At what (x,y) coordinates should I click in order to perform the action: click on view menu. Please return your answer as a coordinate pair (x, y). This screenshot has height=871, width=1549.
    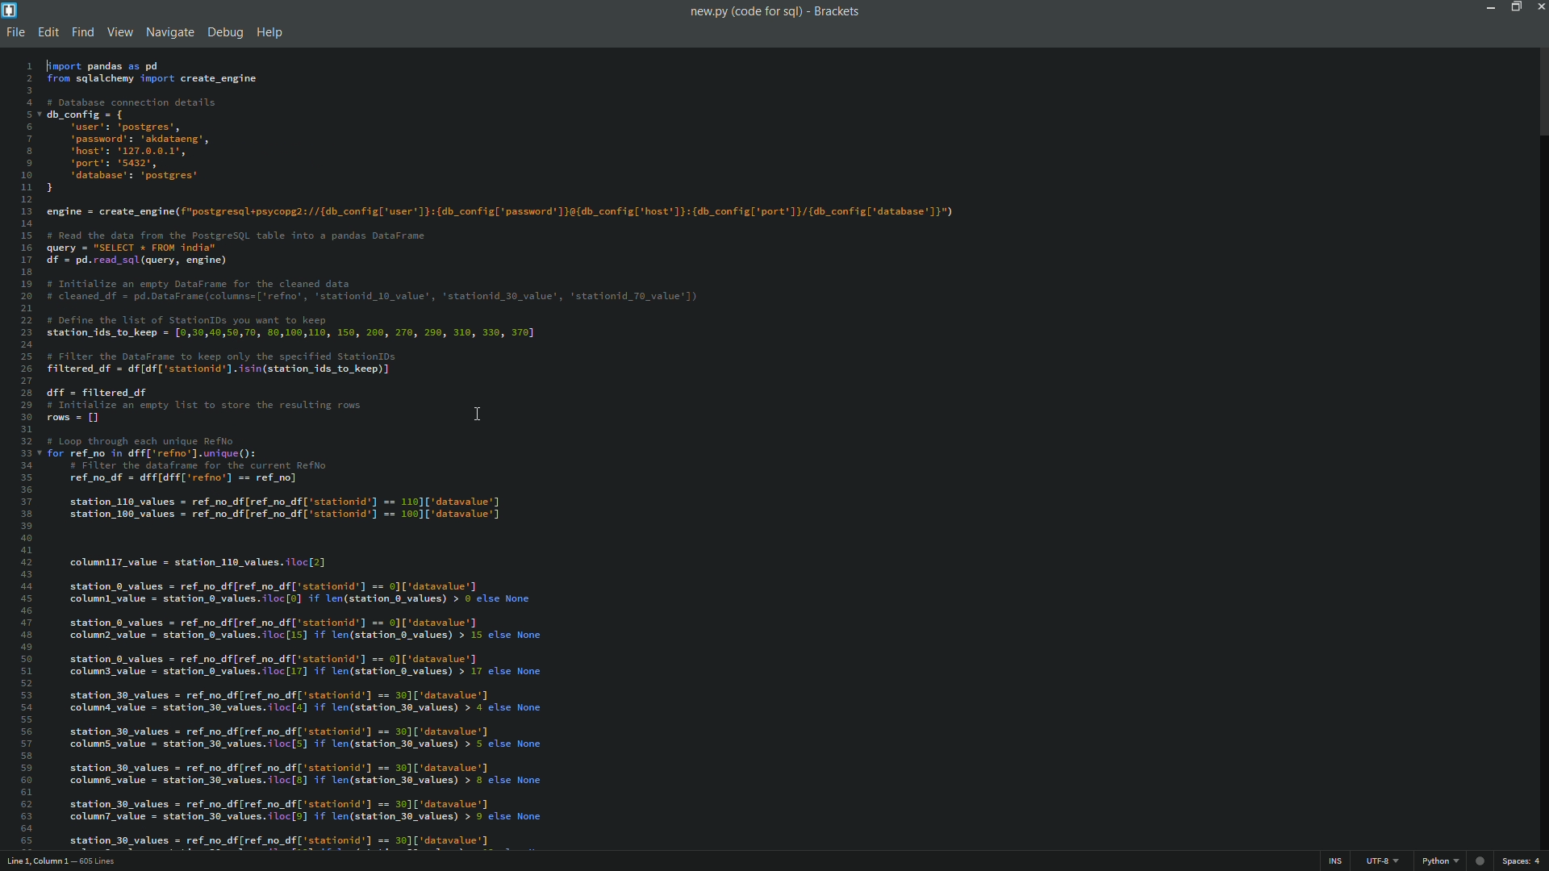
    Looking at the image, I should click on (117, 32).